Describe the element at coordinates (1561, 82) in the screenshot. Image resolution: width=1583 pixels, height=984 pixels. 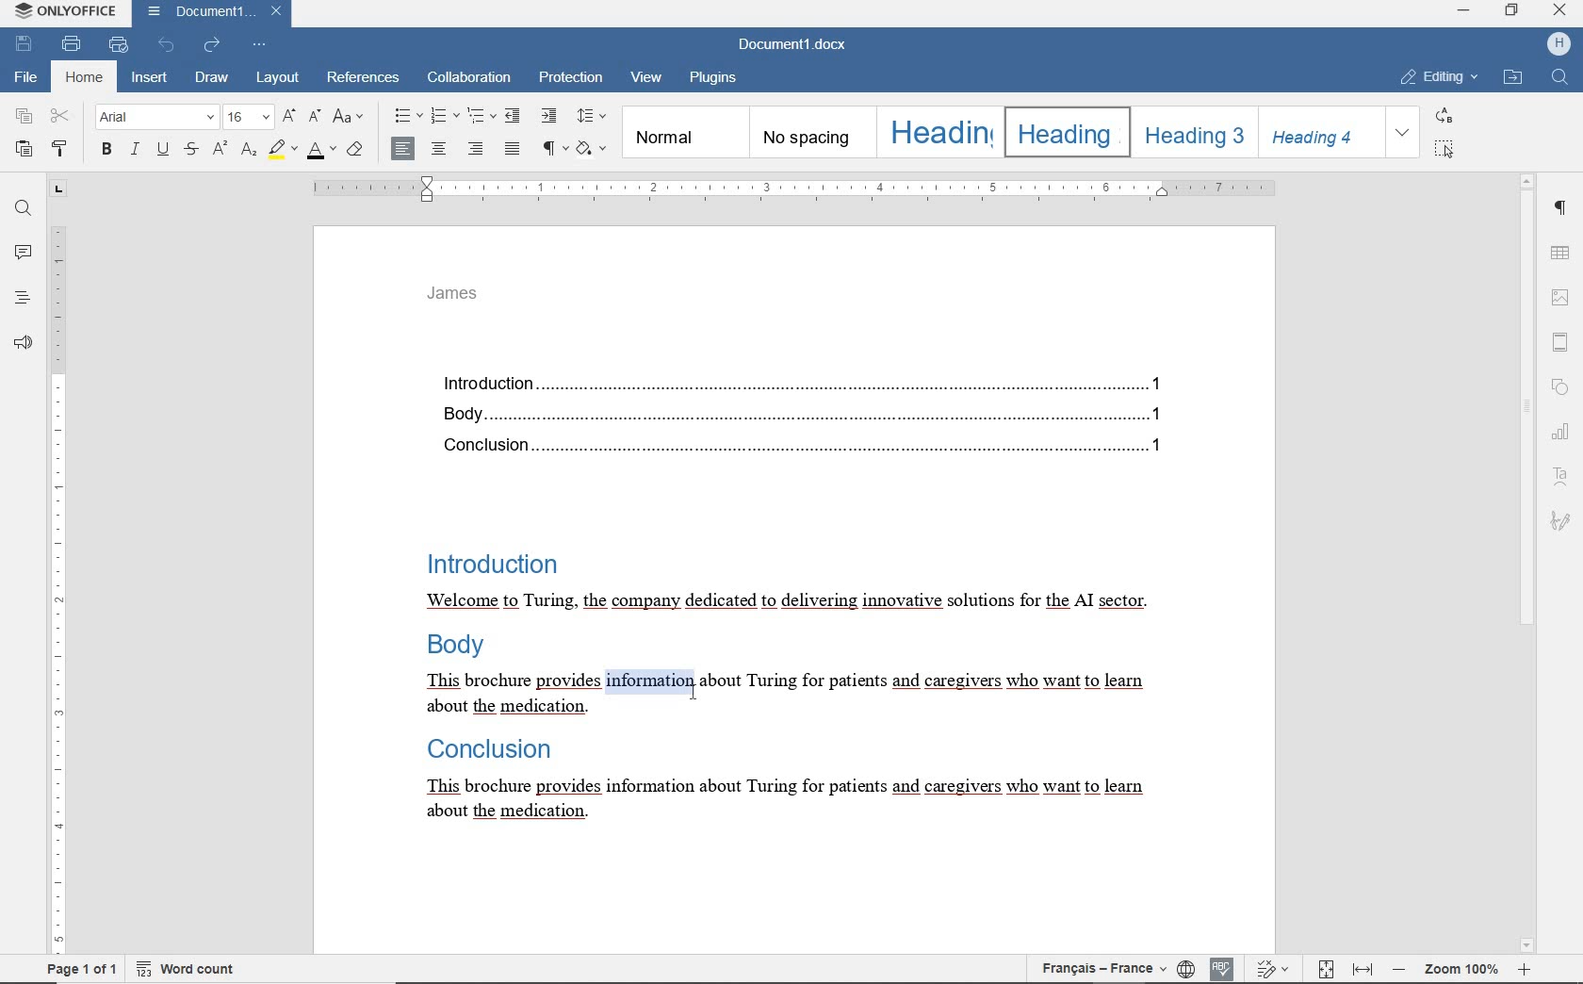
I see `FIND` at that location.